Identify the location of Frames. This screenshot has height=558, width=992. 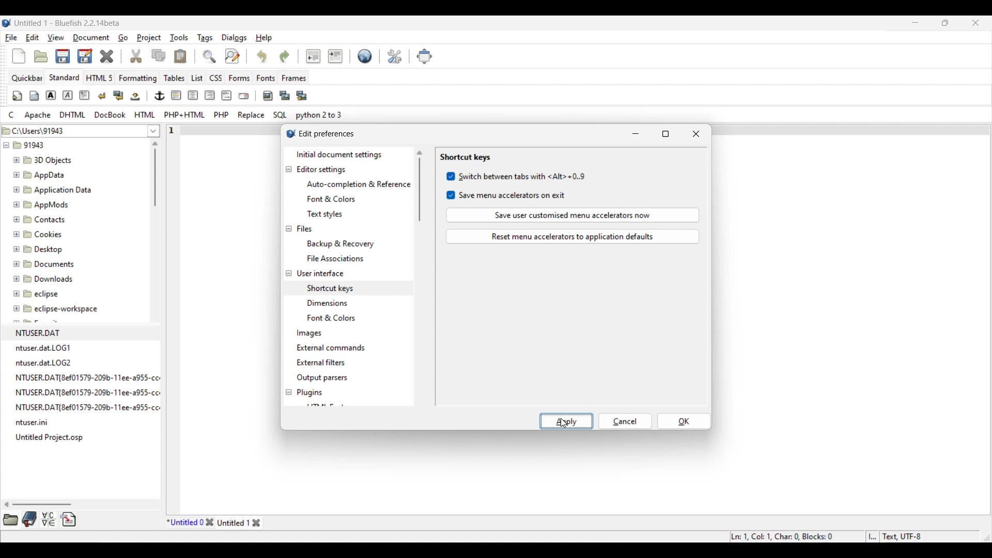
(295, 78).